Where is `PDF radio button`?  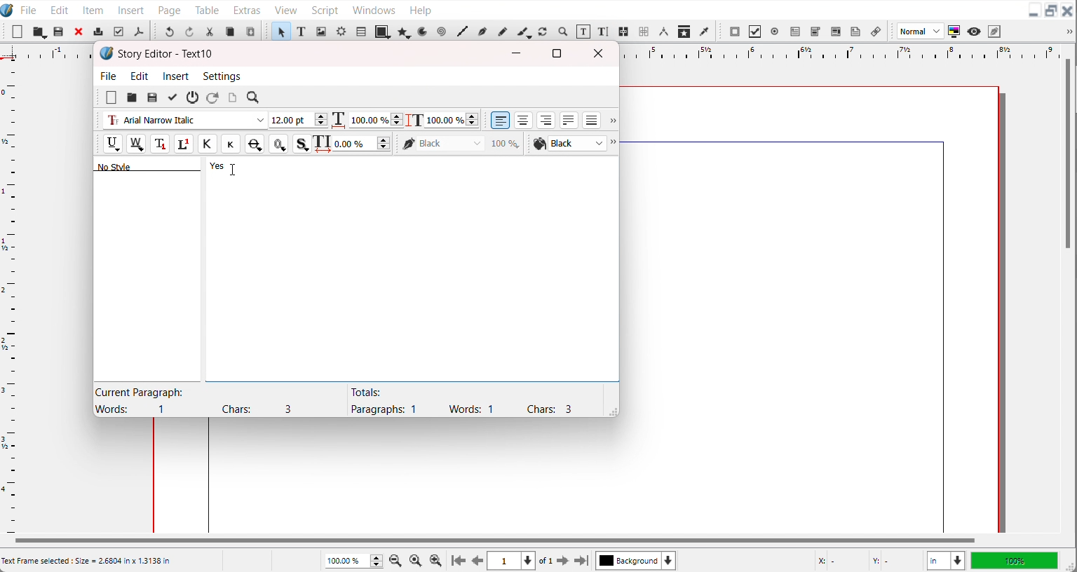
PDF radio button is located at coordinates (774, 32).